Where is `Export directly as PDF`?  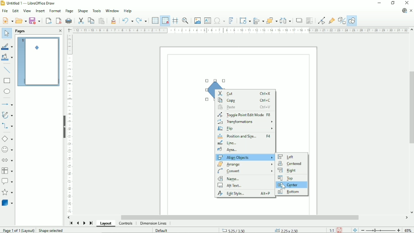 Export directly as PDF is located at coordinates (58, 20).